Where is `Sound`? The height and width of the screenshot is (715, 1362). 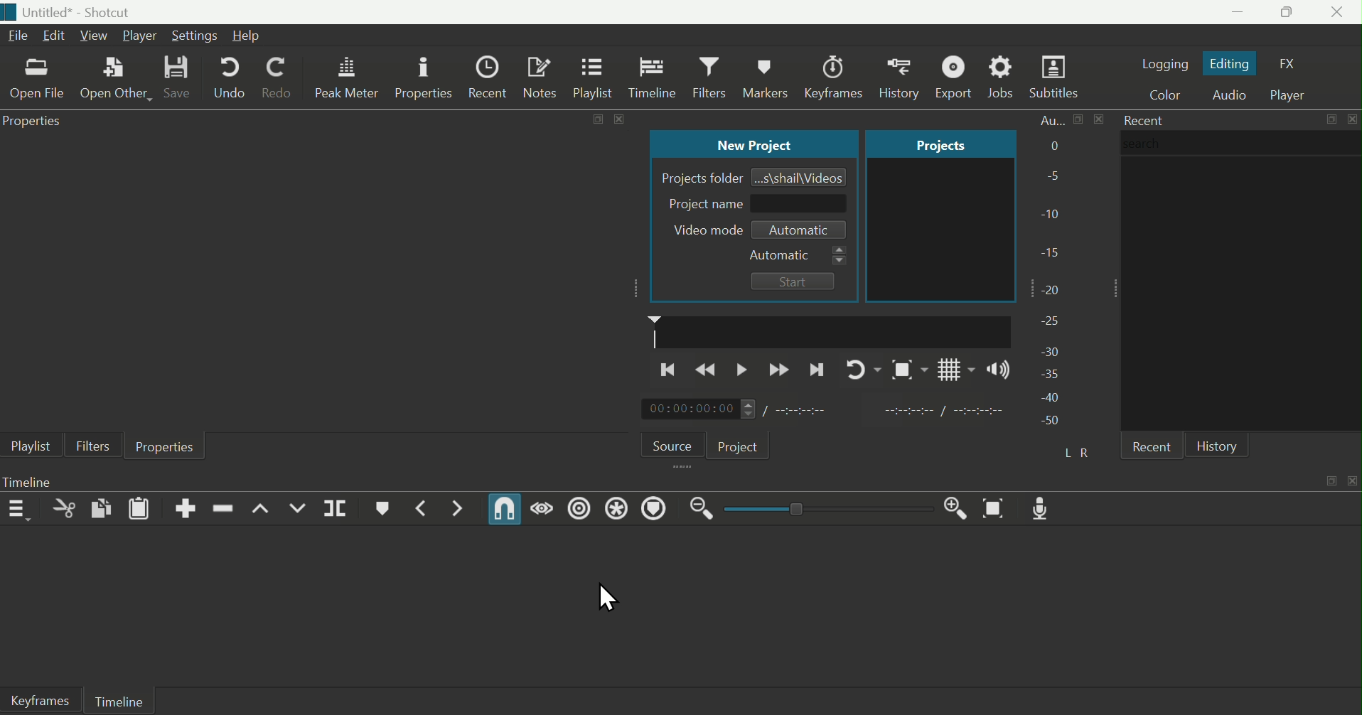
Sound is located at coordinates (996, 370).